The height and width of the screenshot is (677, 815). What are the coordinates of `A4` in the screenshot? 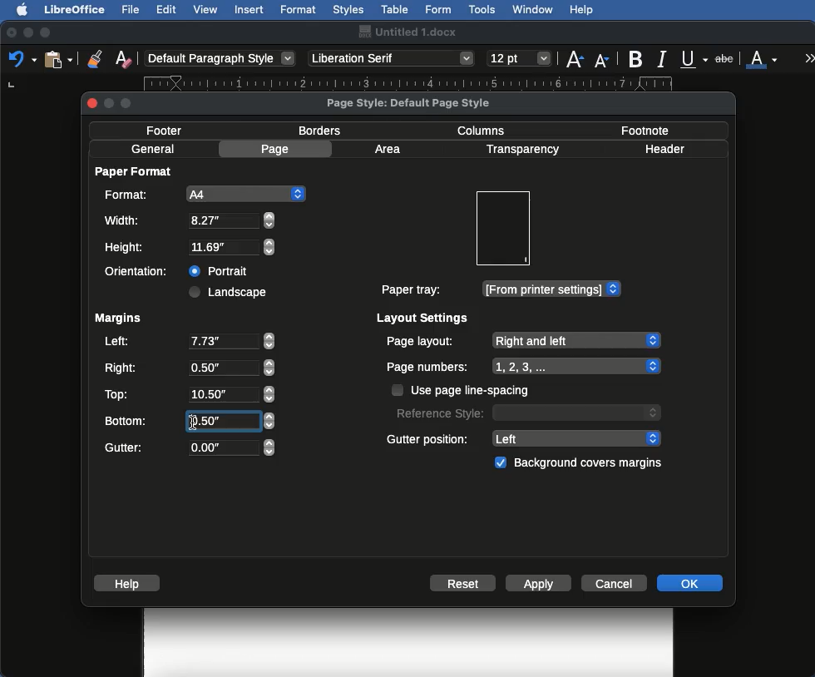 It's located at (202, 194).